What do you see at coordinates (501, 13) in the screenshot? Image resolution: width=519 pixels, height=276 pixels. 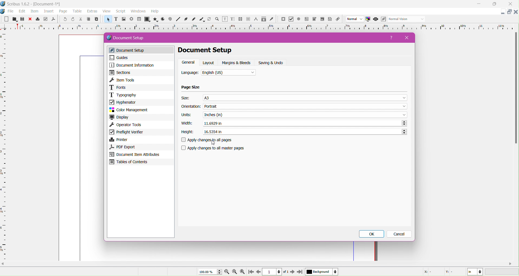 I see `minimize document` at bounding box center [501, 13].